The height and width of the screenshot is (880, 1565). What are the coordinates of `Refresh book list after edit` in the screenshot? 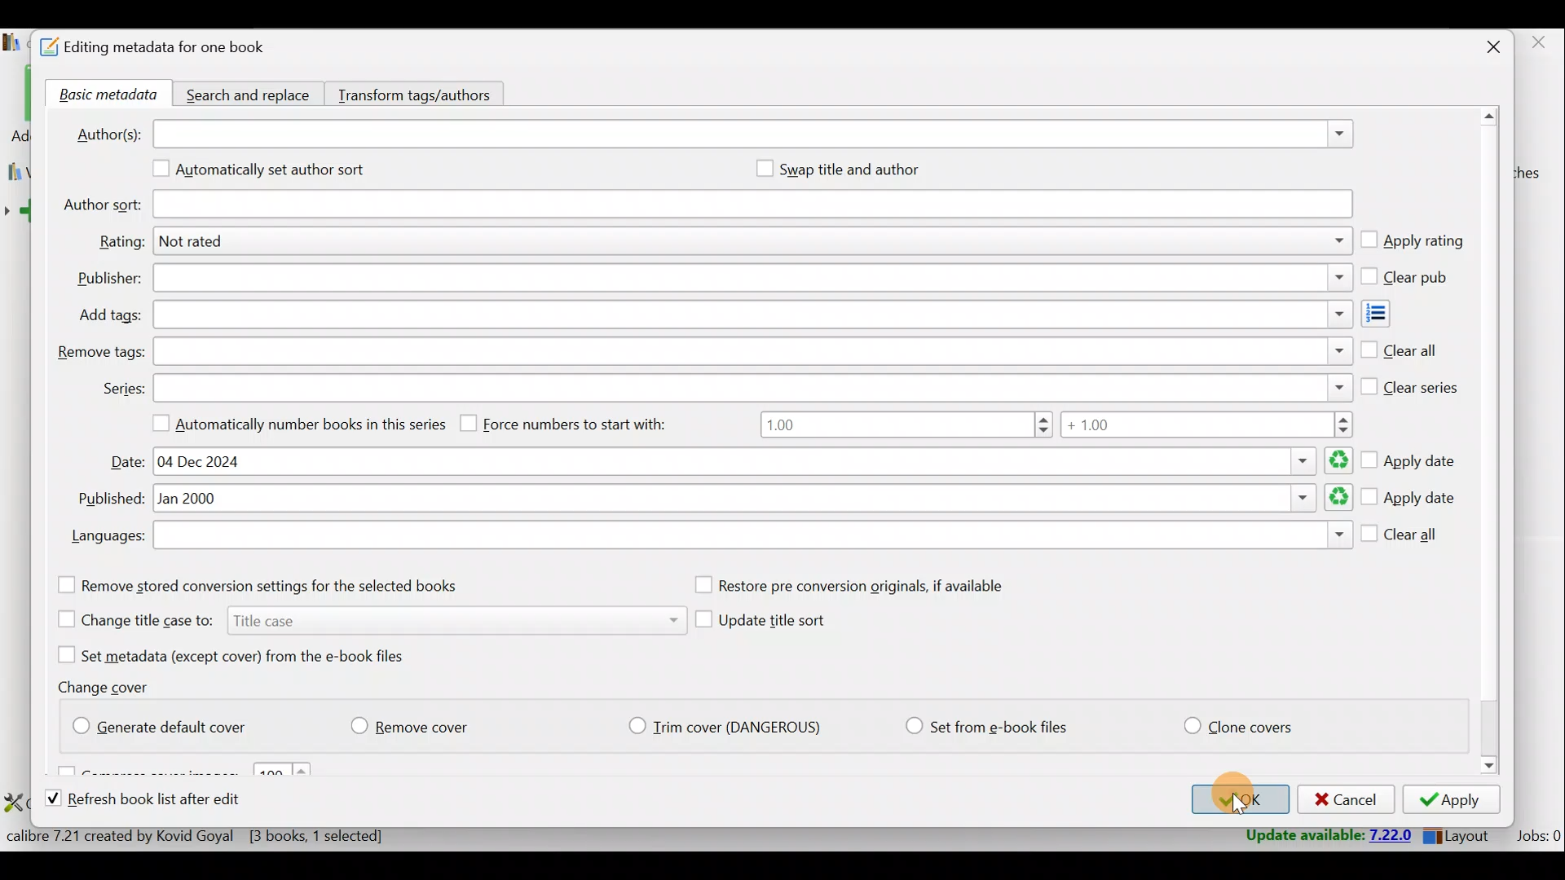 It's located at (158, 801).